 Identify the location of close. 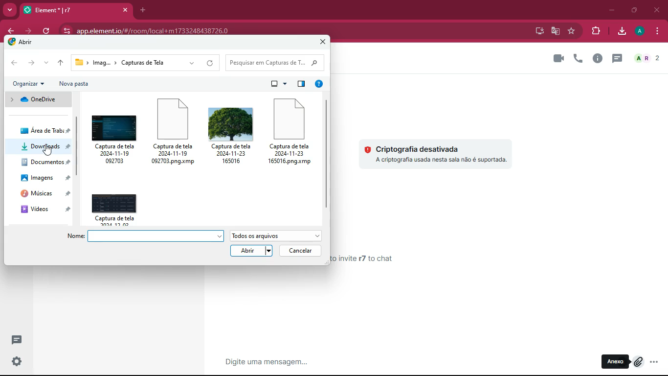
(324, 41).